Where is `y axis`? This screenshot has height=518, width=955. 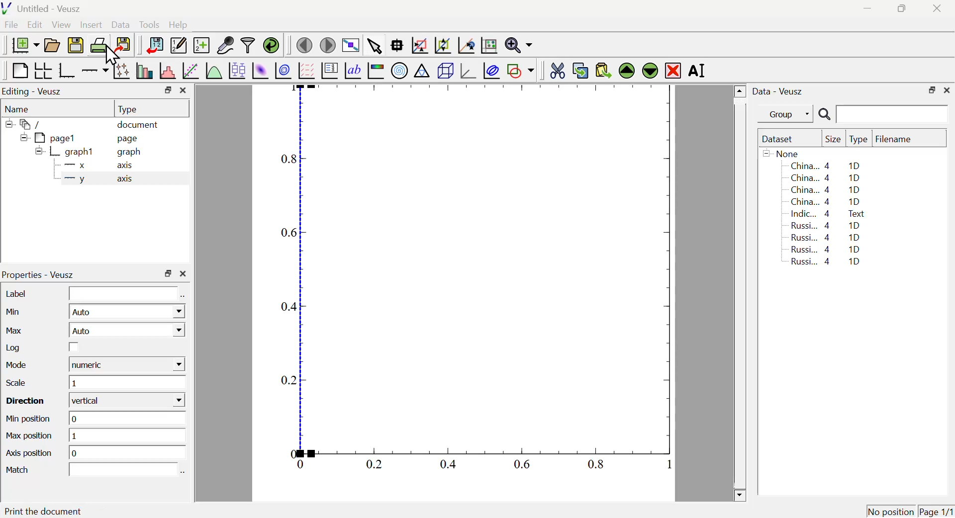
y axis is located at coordinates (94, 178).